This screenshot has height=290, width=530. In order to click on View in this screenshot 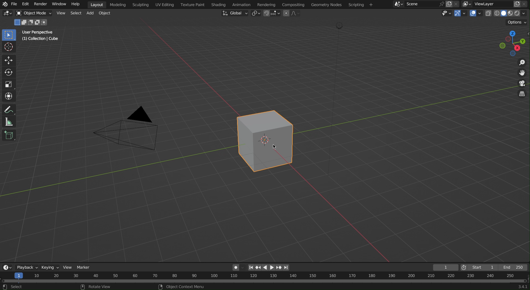, I will do `click(68, 268)`.